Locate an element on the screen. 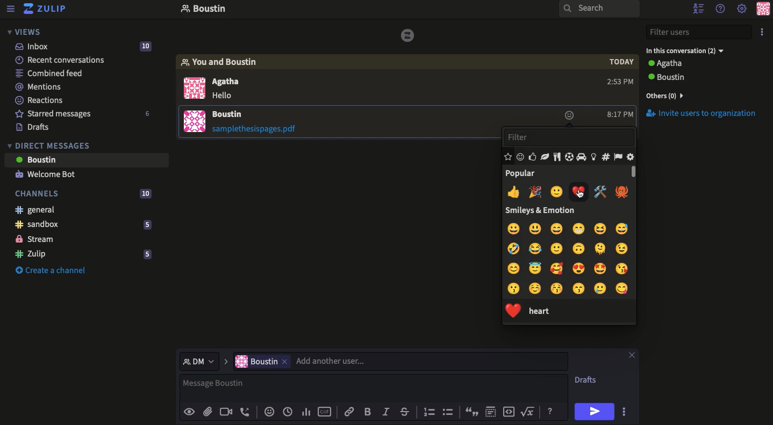 This screenshot has width=773, height=425. Filter is located at coordinates (570, 136).